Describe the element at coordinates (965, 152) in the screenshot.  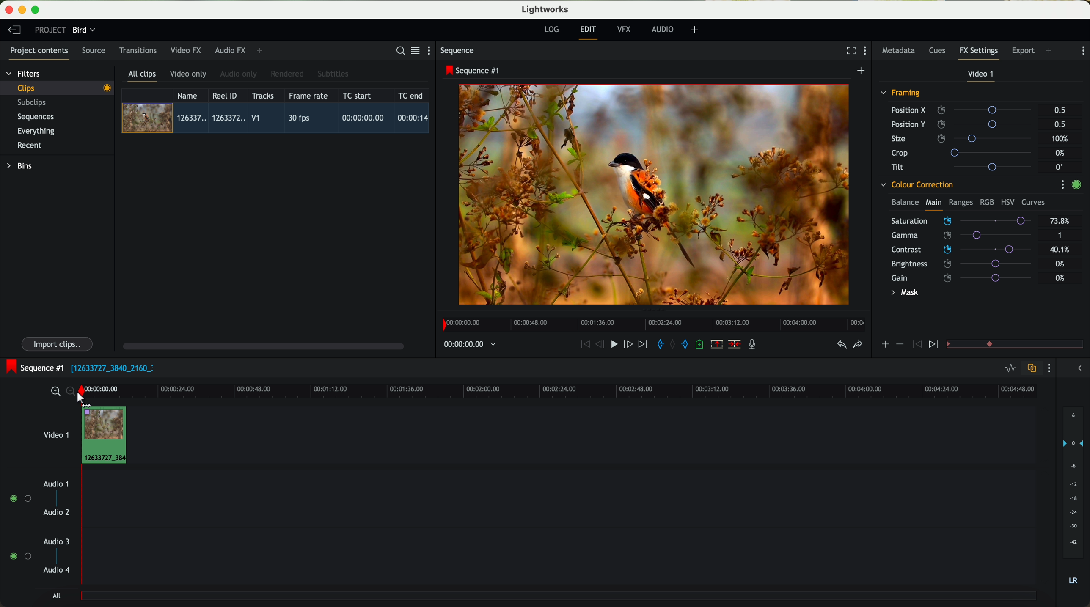
I see `crop` at that location.